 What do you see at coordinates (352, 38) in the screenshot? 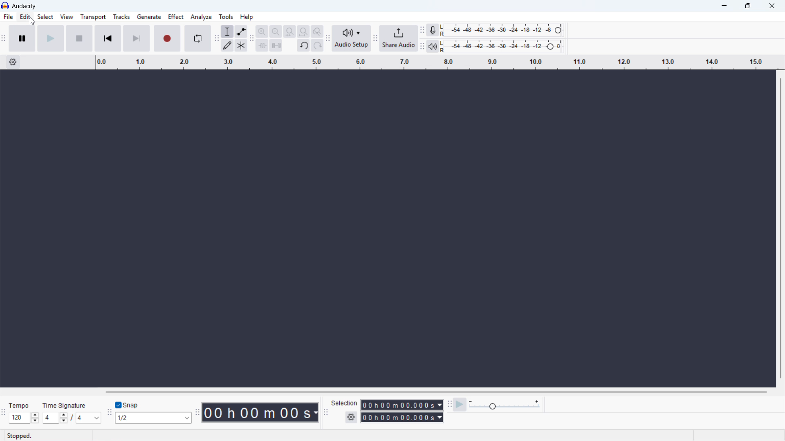
I see `audio setup` at bounding box center [352, 38].